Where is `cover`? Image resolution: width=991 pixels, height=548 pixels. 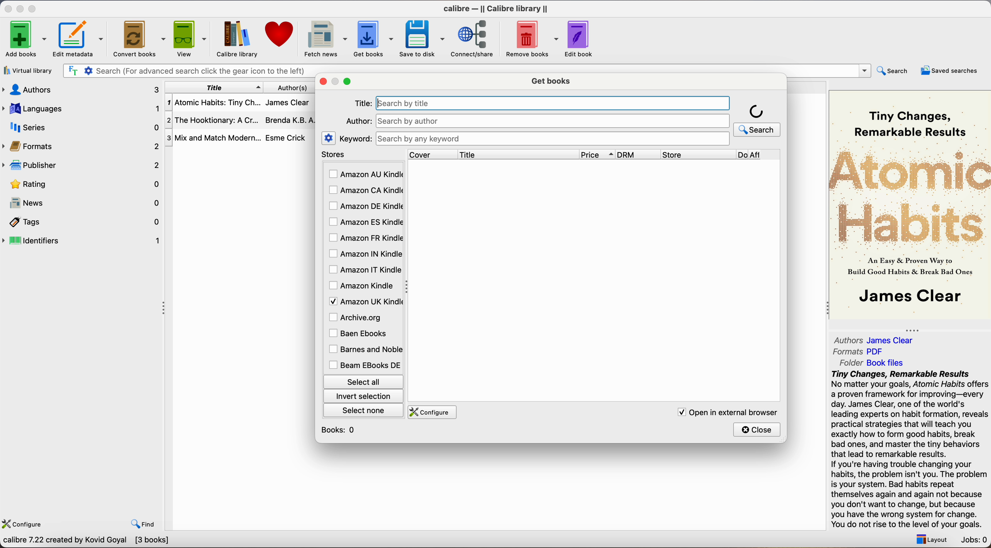
cover is located at coordinates (432, 154).